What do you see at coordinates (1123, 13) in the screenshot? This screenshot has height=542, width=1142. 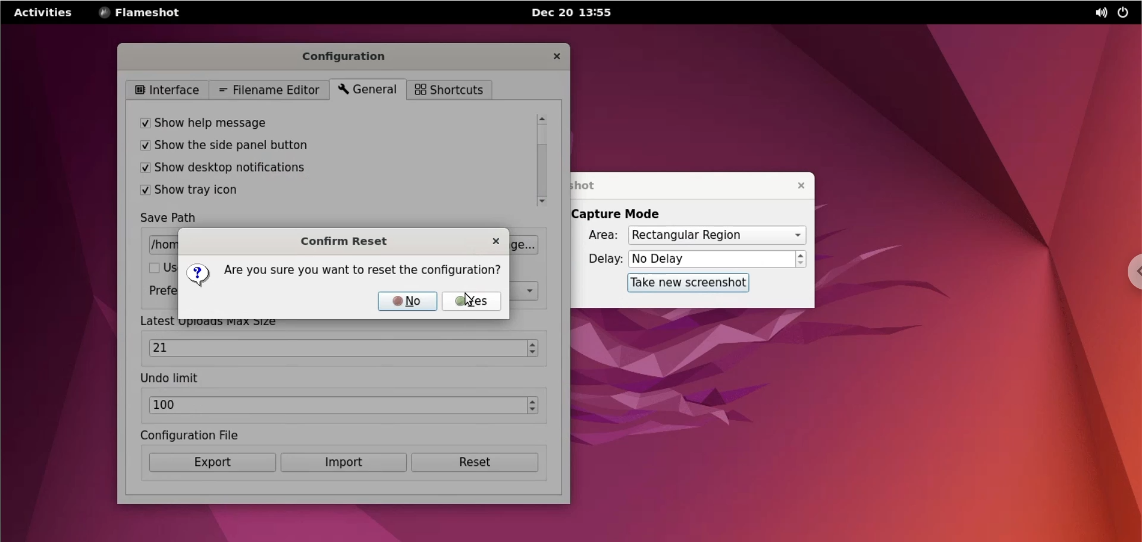 I see `power options` at bounding box center [1123, 13].